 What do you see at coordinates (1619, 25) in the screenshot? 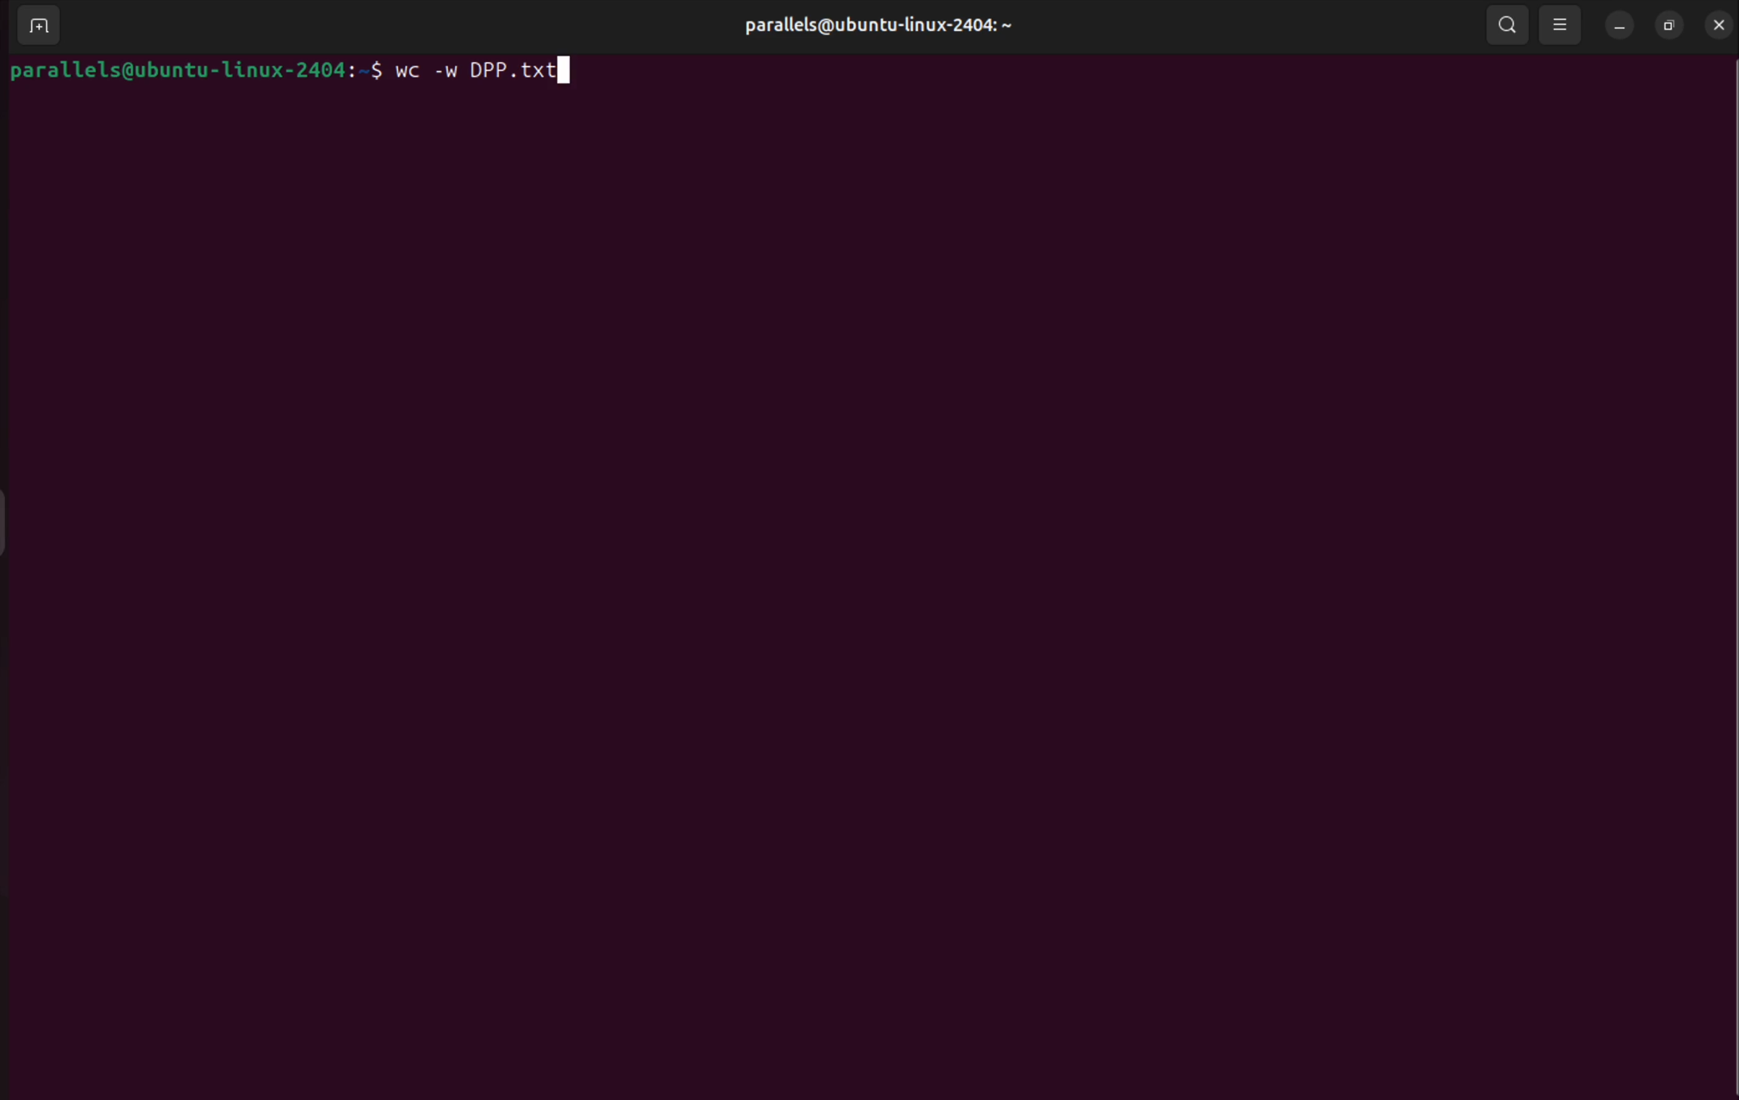
I see `minimize` at bounding box center [1619, 25].